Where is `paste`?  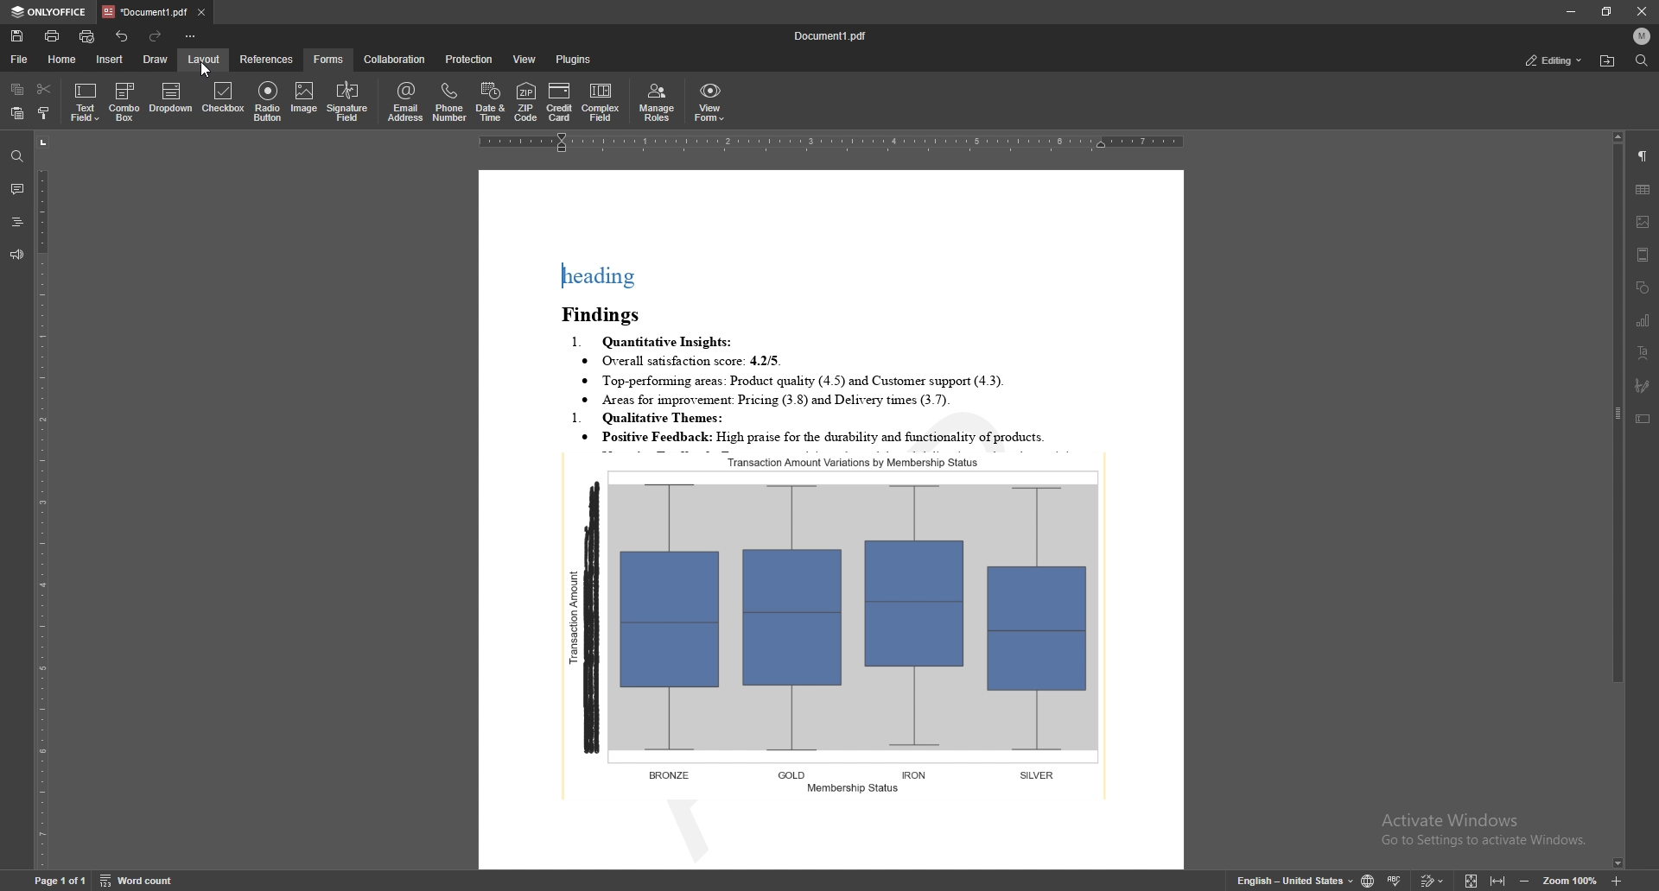 paste is located at coordinates (15, 113).